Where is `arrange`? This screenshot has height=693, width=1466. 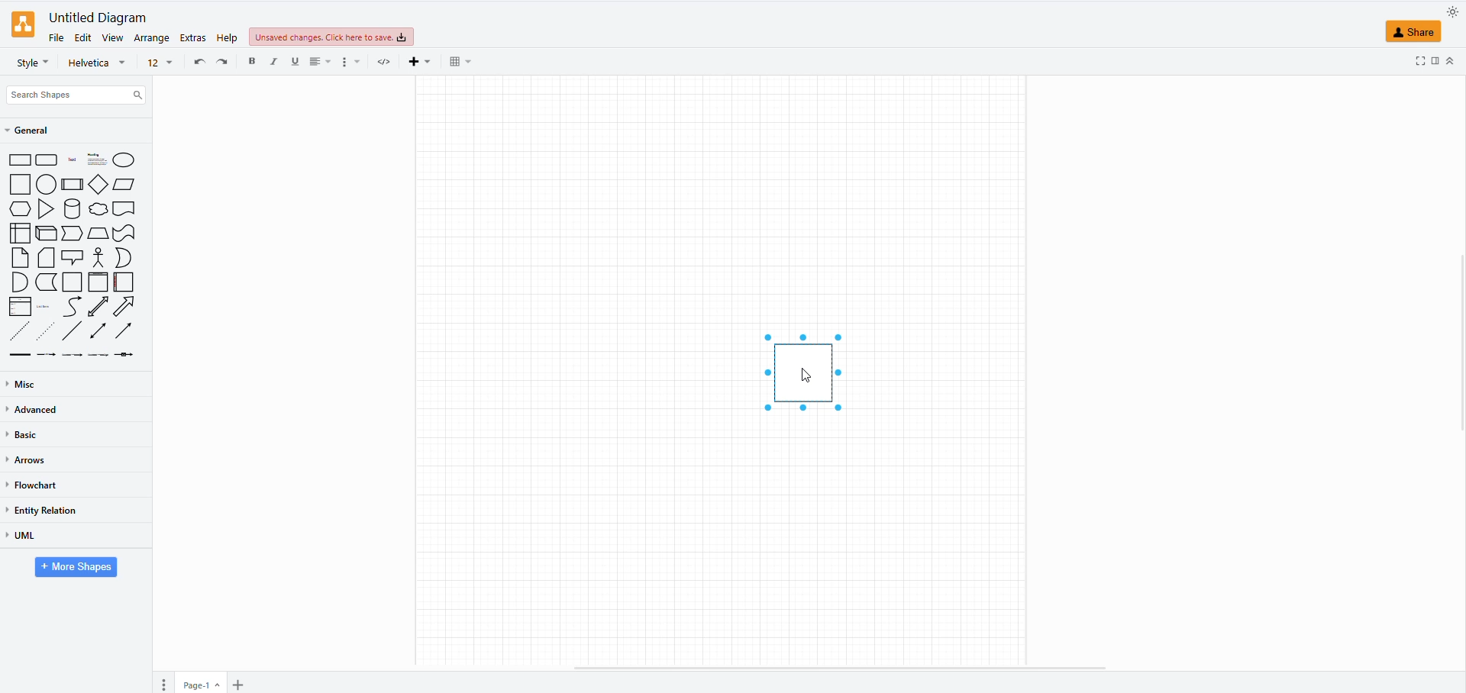
arrange is located at coordinates (150, 37).